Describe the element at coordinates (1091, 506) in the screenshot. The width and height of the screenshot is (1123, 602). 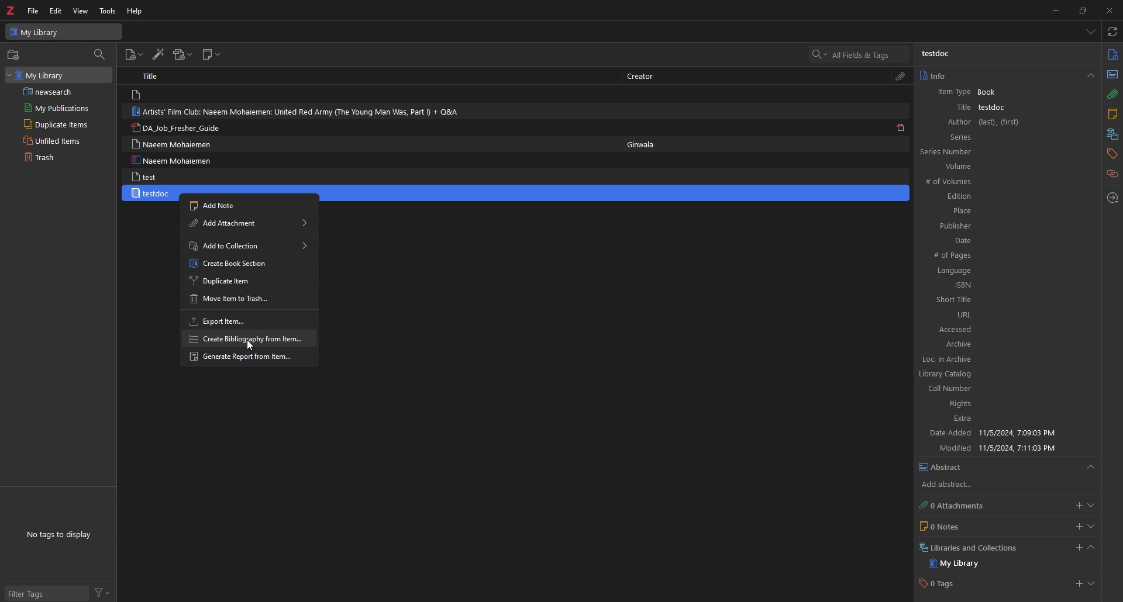
I see `show` at that location.